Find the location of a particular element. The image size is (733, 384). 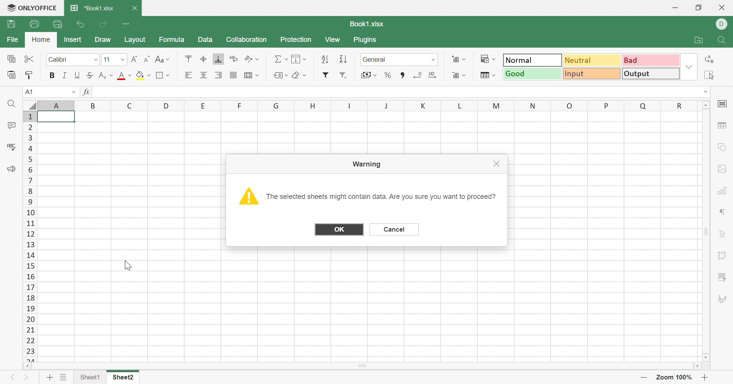

Drop Down is located at coordinates (496, 59).